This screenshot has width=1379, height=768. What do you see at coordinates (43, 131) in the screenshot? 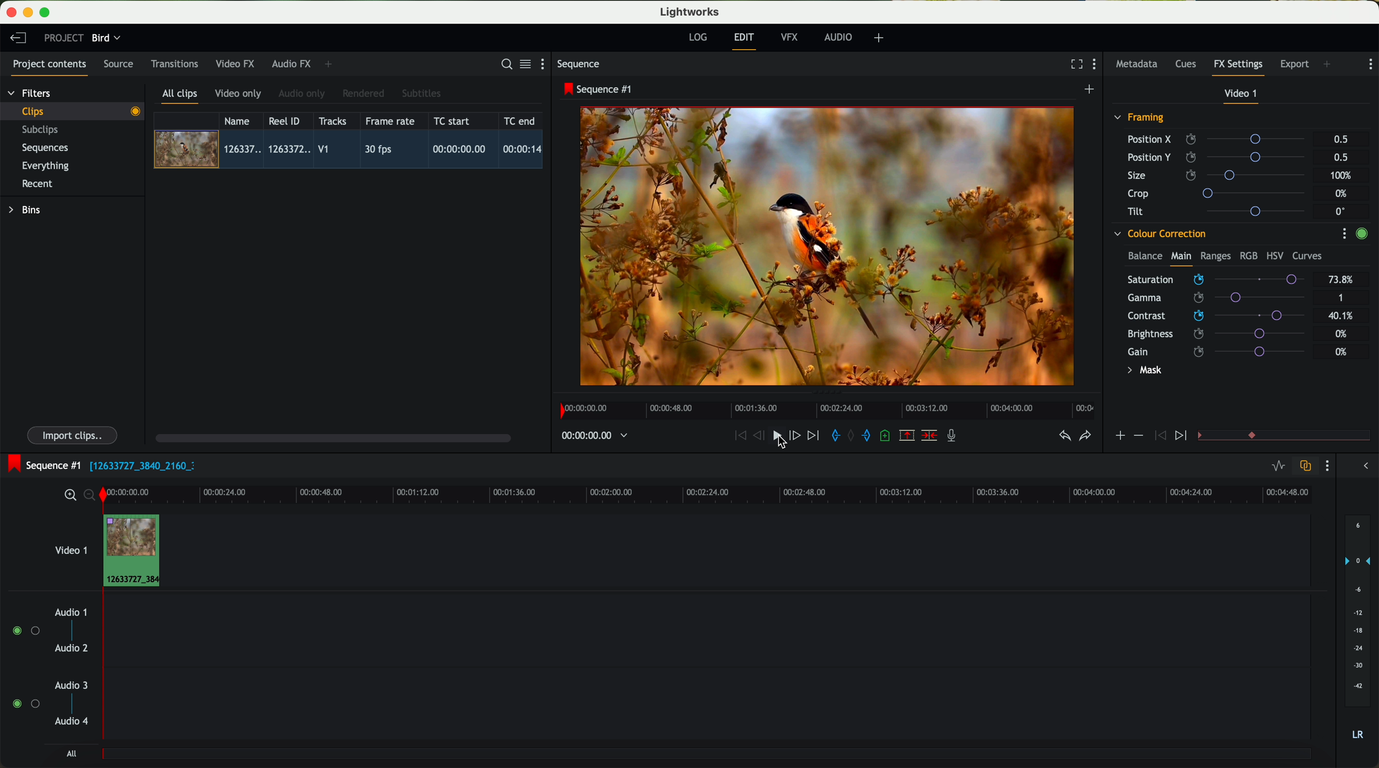
I see `subclips` at bounding box center [43, 131].